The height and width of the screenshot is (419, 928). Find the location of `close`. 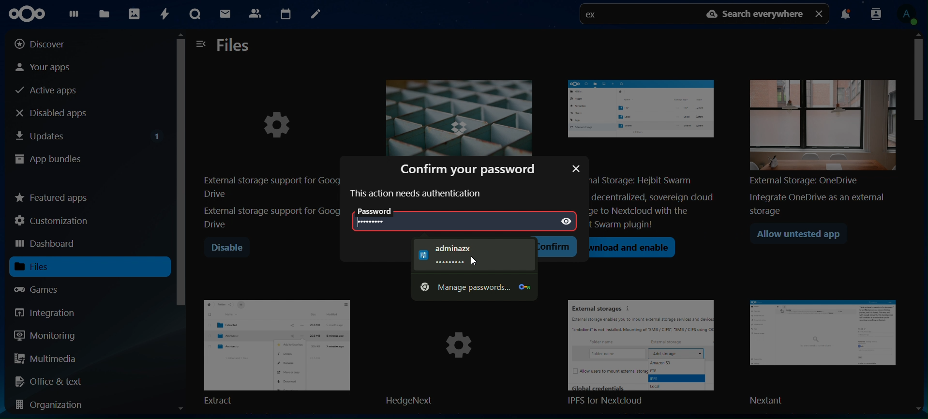

close is located at coordinates (820, 13).